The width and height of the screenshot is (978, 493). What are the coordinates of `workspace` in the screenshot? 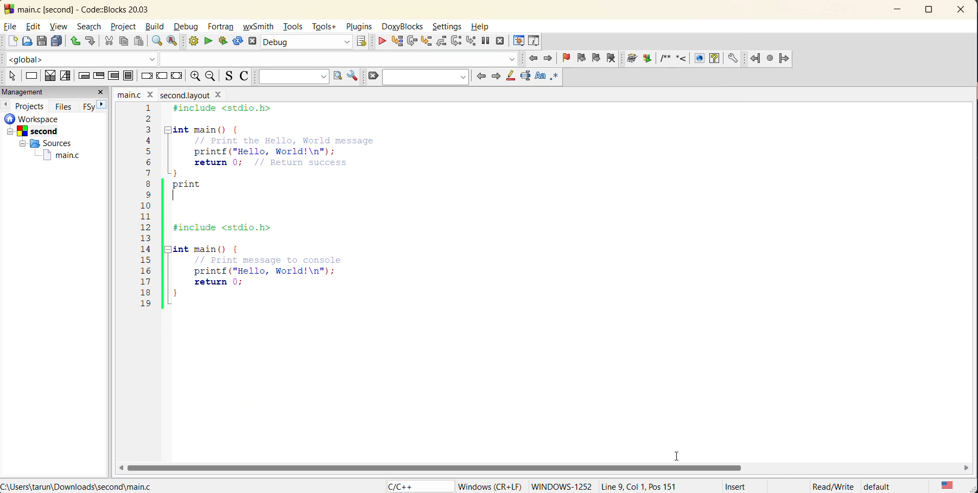 It's located at (49, 118).